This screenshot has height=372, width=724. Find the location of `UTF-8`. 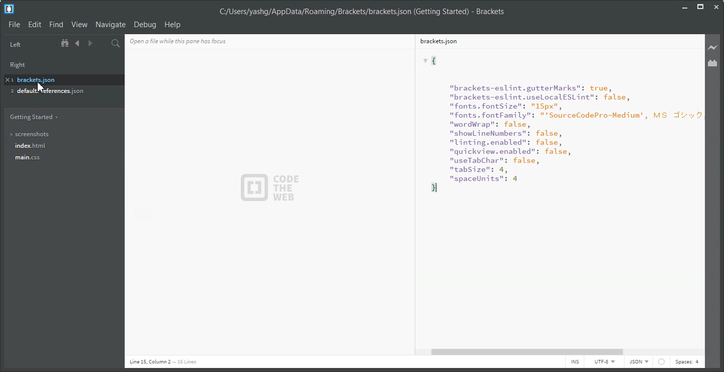

UTF-8 is located at coordinates (604, 362).